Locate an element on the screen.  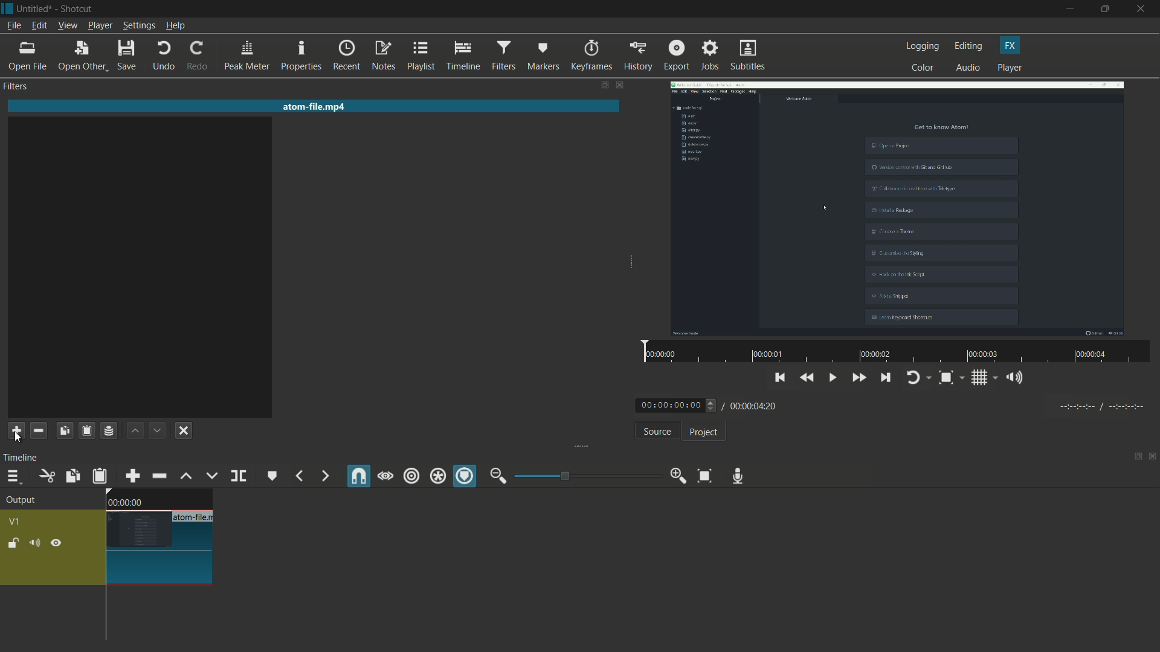
v1 is located at coordinates (17, 520).